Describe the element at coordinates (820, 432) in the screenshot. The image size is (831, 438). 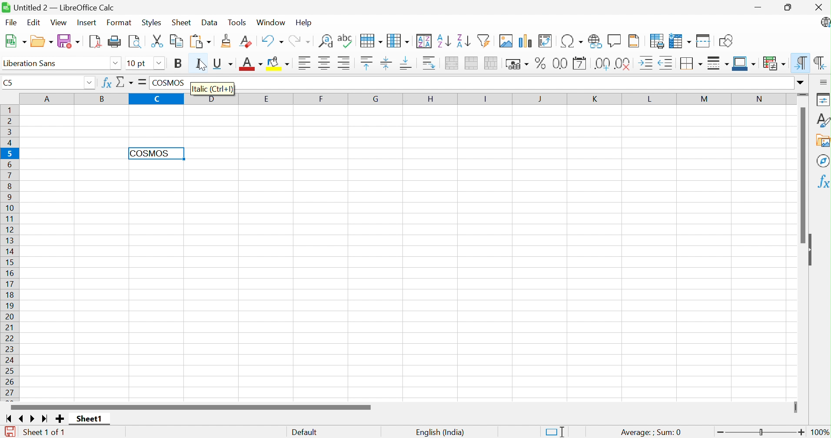
I see `100%` at that location.